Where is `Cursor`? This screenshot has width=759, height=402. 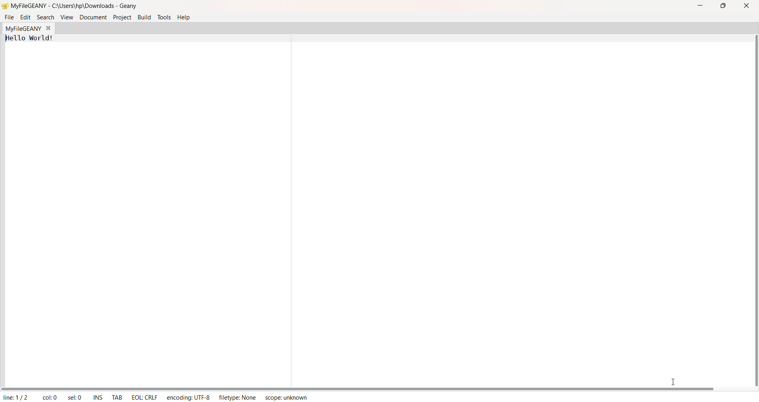
Cursor is located at coordinates (670, 379).